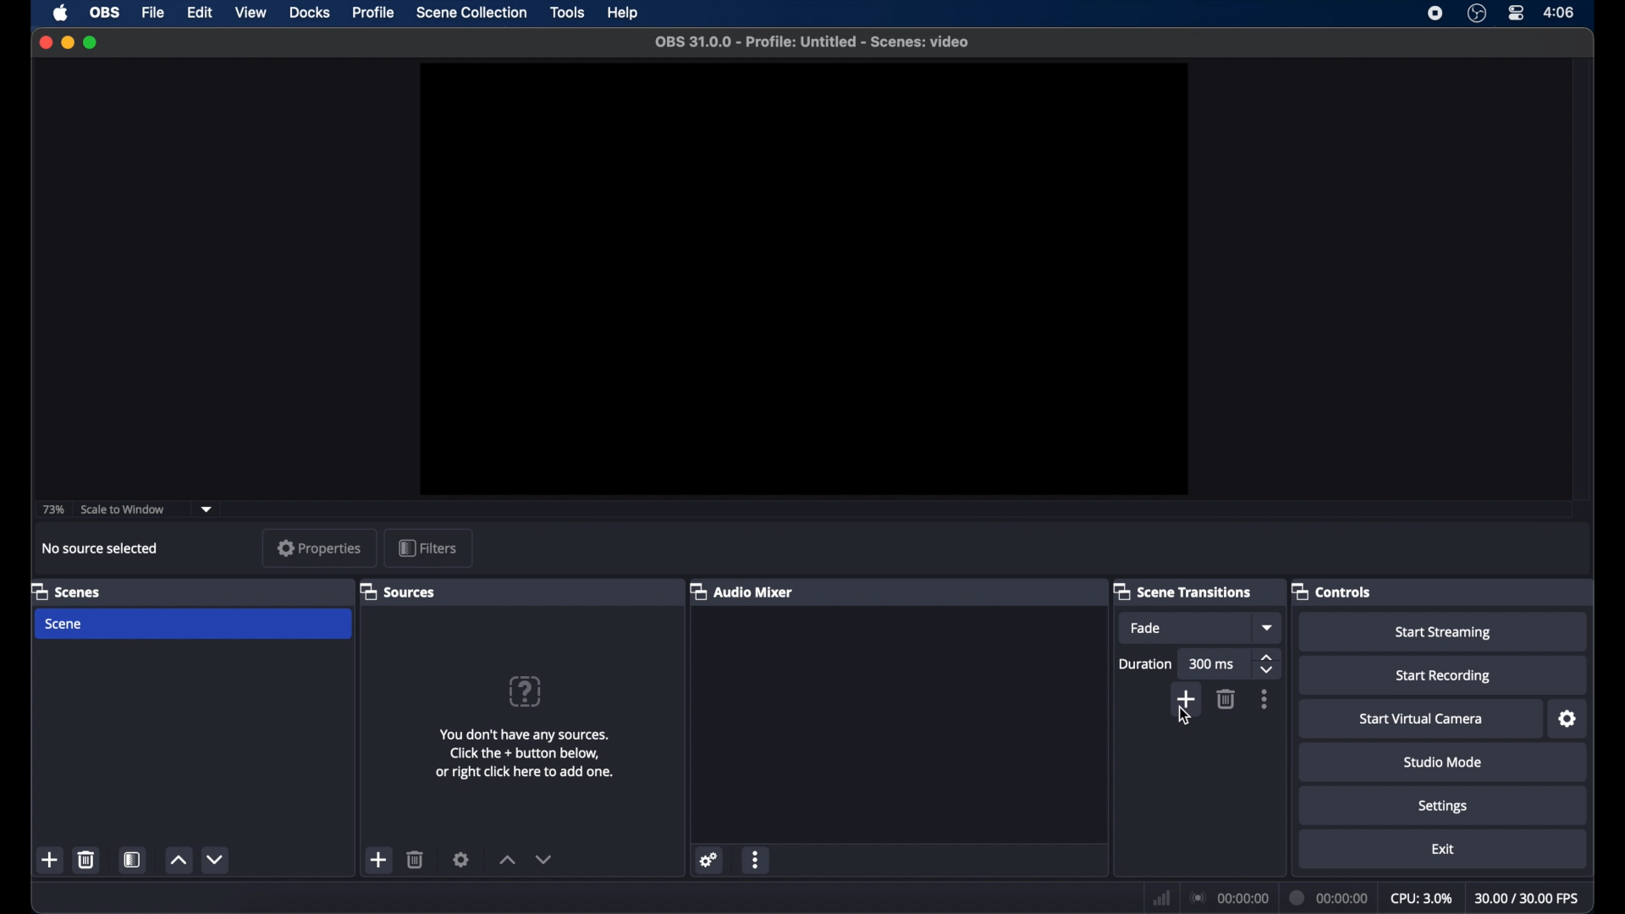  I want to click on increment, so click(506, 860).